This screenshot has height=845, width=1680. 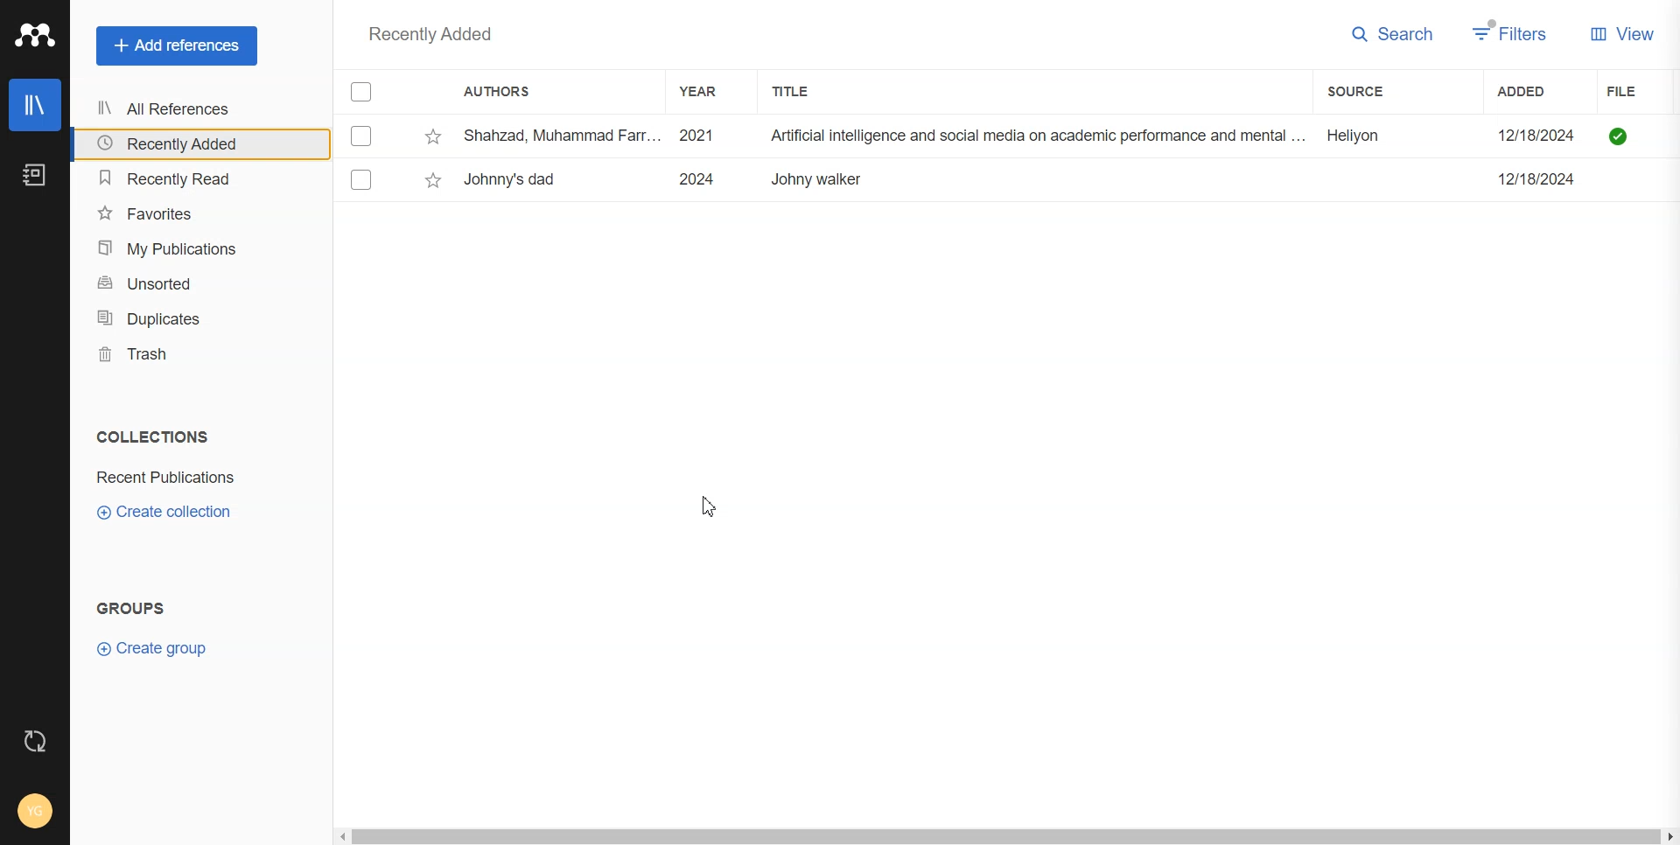 What do you see at coordinates (34, 34) in the screenshot?
I see `Logo` at bounding box center [34, 34].